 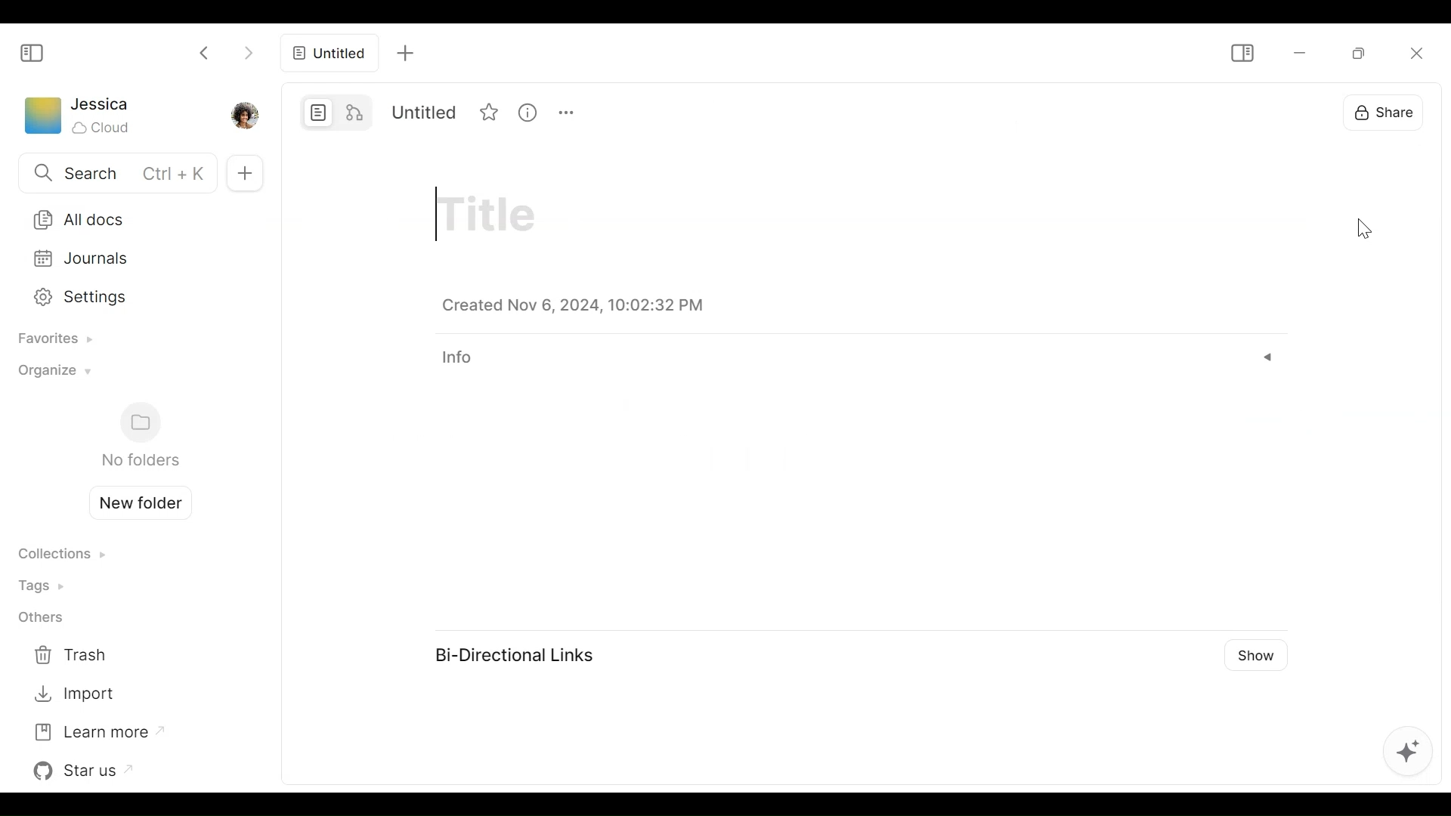 What do you see at coordinates (357, 111) in the screenshot?
I see `Edgeless mode` at bounding box center [357, 111].